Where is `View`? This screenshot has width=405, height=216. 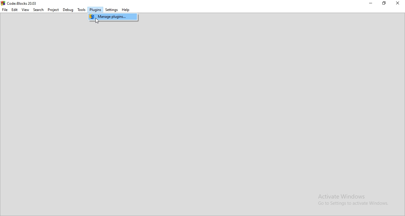
View is located at coordinates (25, 10).